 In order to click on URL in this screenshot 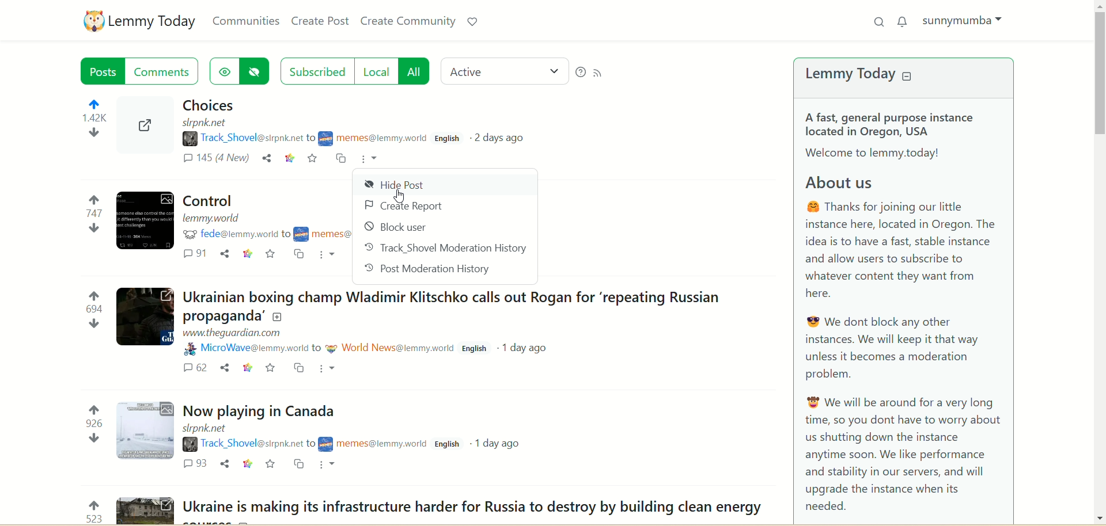, I will do `click(213, 219)`.